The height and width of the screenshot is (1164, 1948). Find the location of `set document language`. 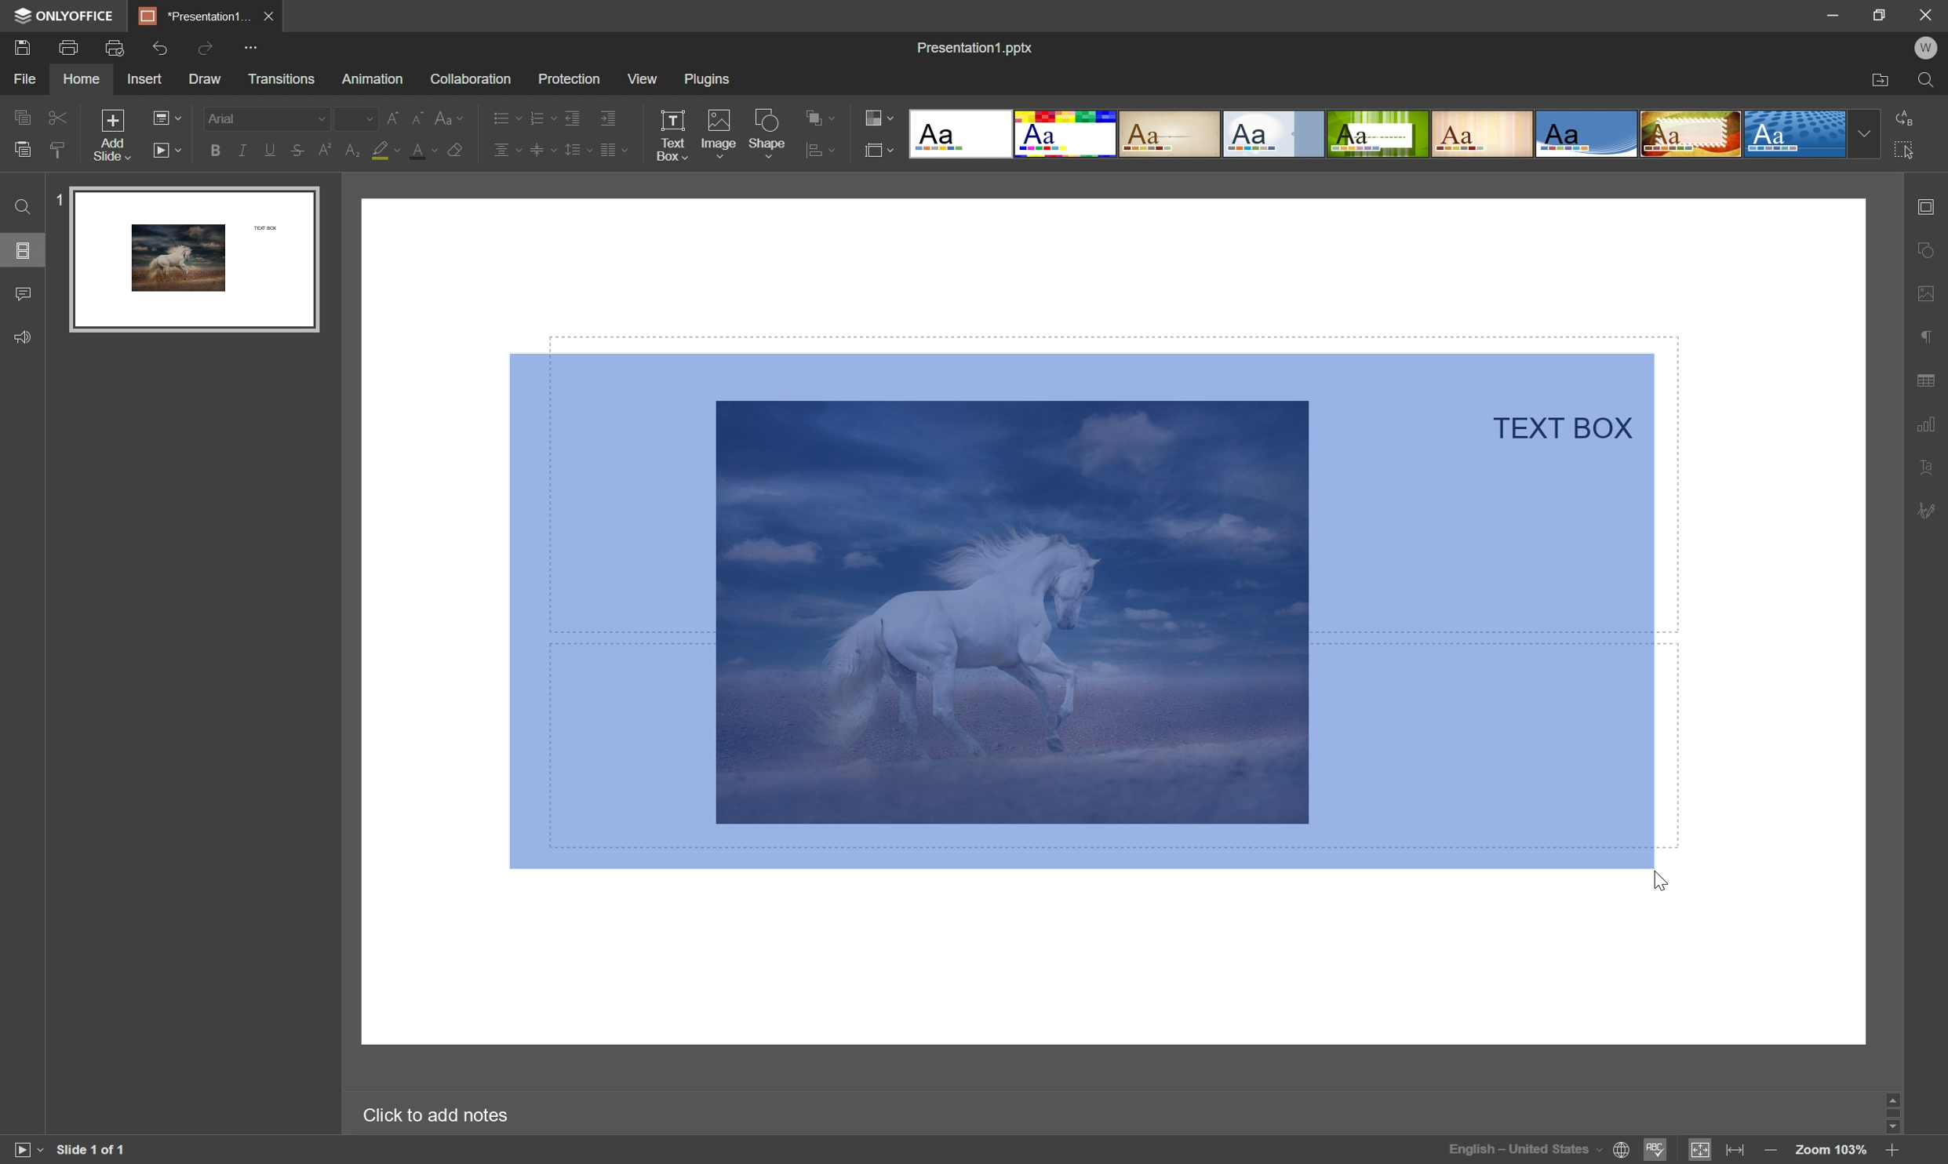

set document language is located at coordinates (1540, 1149).